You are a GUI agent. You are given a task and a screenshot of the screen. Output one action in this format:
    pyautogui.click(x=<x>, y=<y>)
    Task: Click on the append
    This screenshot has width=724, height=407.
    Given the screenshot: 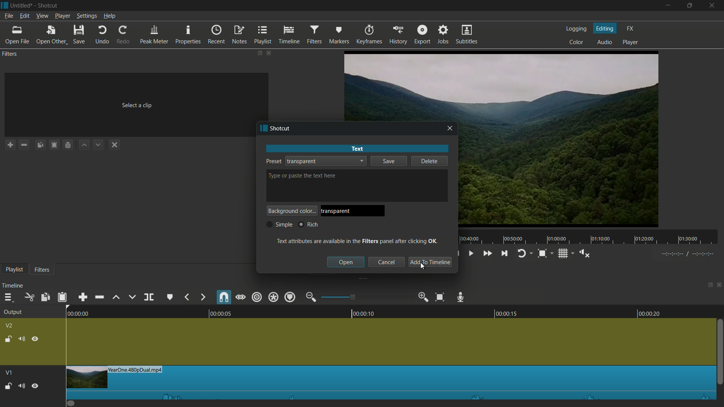 What is the action you would take?
    pyautogui.click(x=81, y=297)
    